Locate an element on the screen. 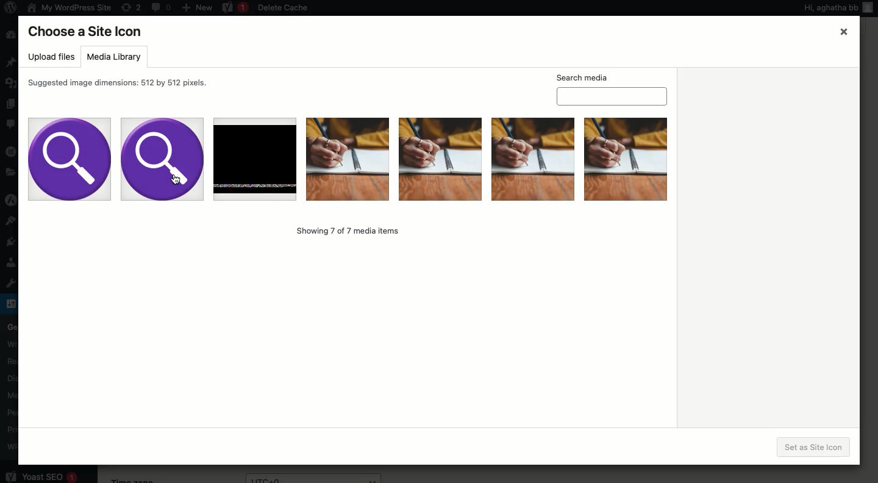 This screenshot has width=878, height=483. Reading is located at coordinates (13, 359).